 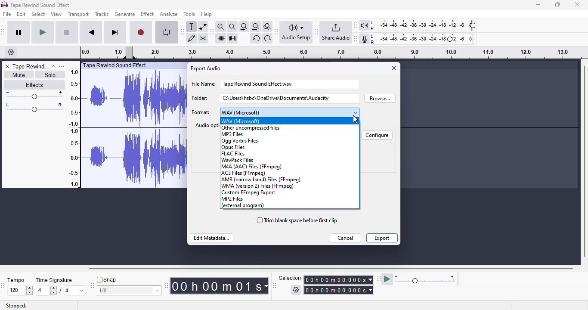 I want to click on zoom in, so click(x=220, y=26).